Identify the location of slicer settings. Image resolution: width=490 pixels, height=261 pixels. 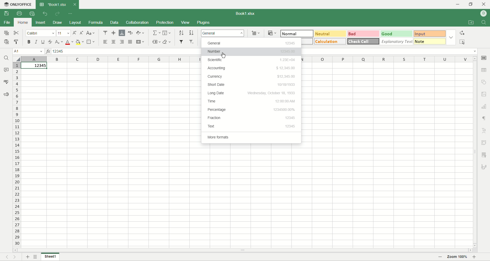
(485, 156).